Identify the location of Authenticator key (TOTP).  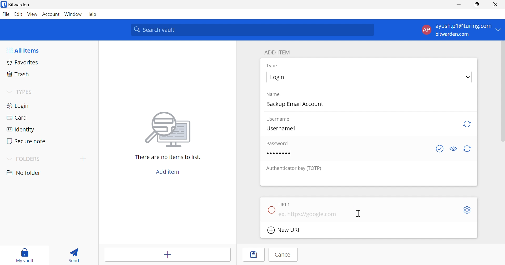
(294, 169).